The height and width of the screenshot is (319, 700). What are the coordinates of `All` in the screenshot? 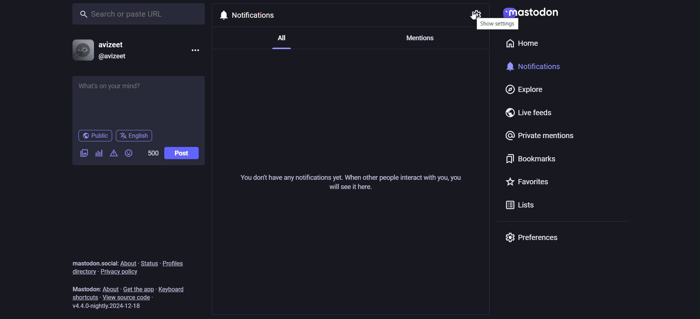 It's located at (280, 41).